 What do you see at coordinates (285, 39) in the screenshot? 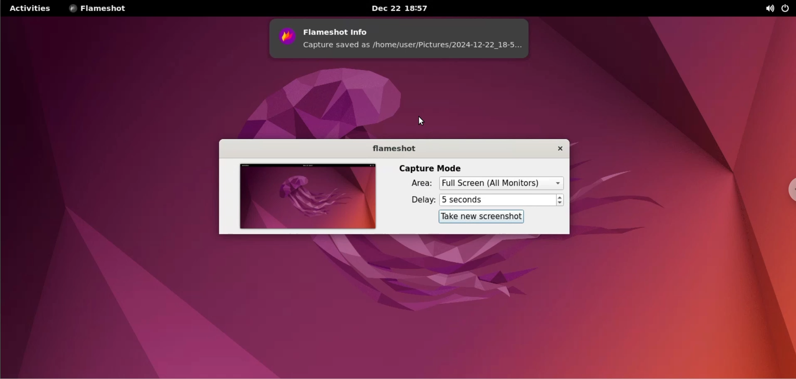
I see `flameshot logo` at bounding box center [285, 39].